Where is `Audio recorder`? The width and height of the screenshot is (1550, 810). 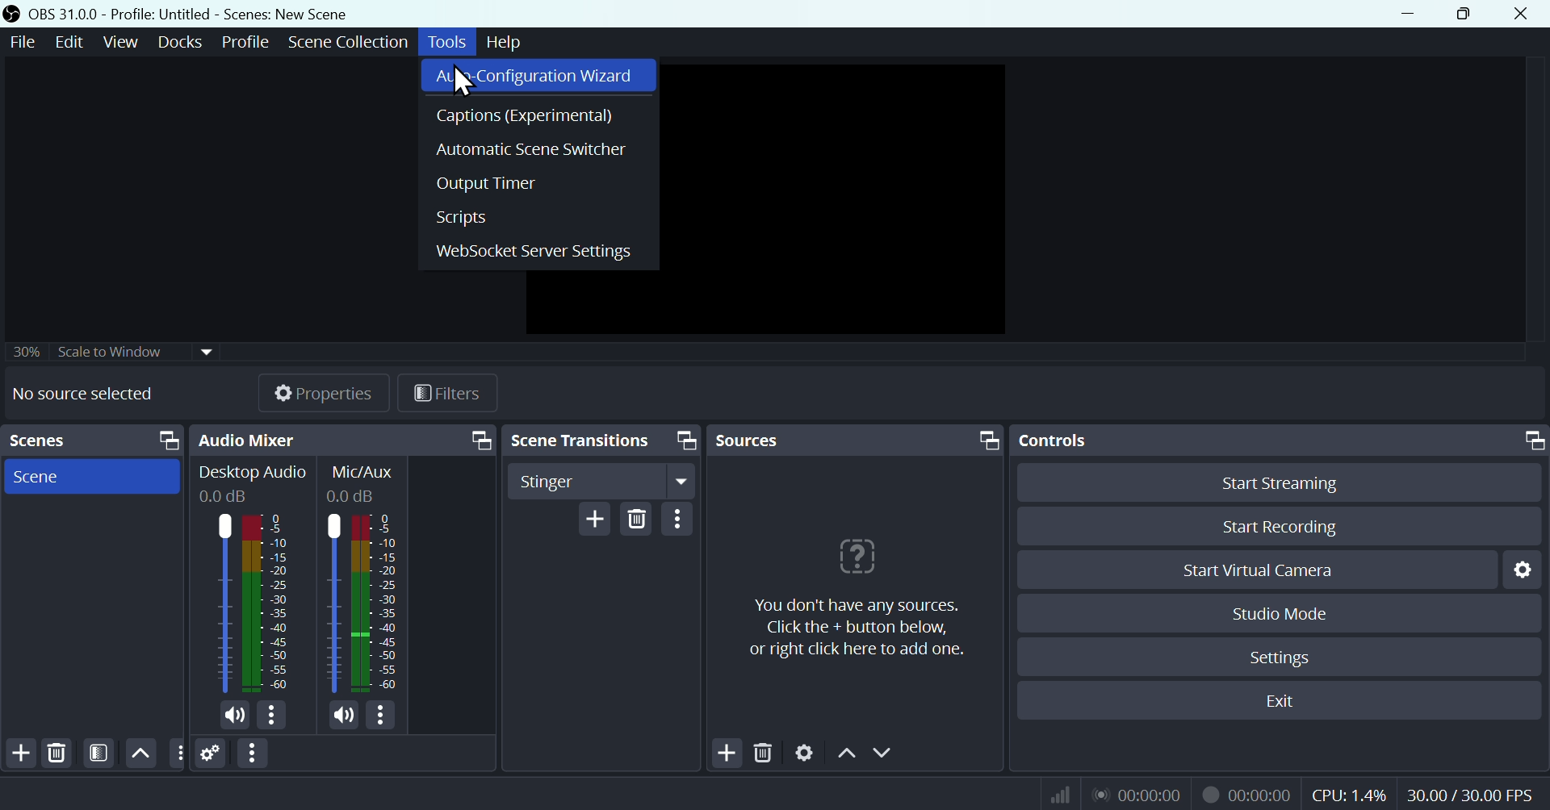
Audio recorder is located at coordinates (1136, 794).